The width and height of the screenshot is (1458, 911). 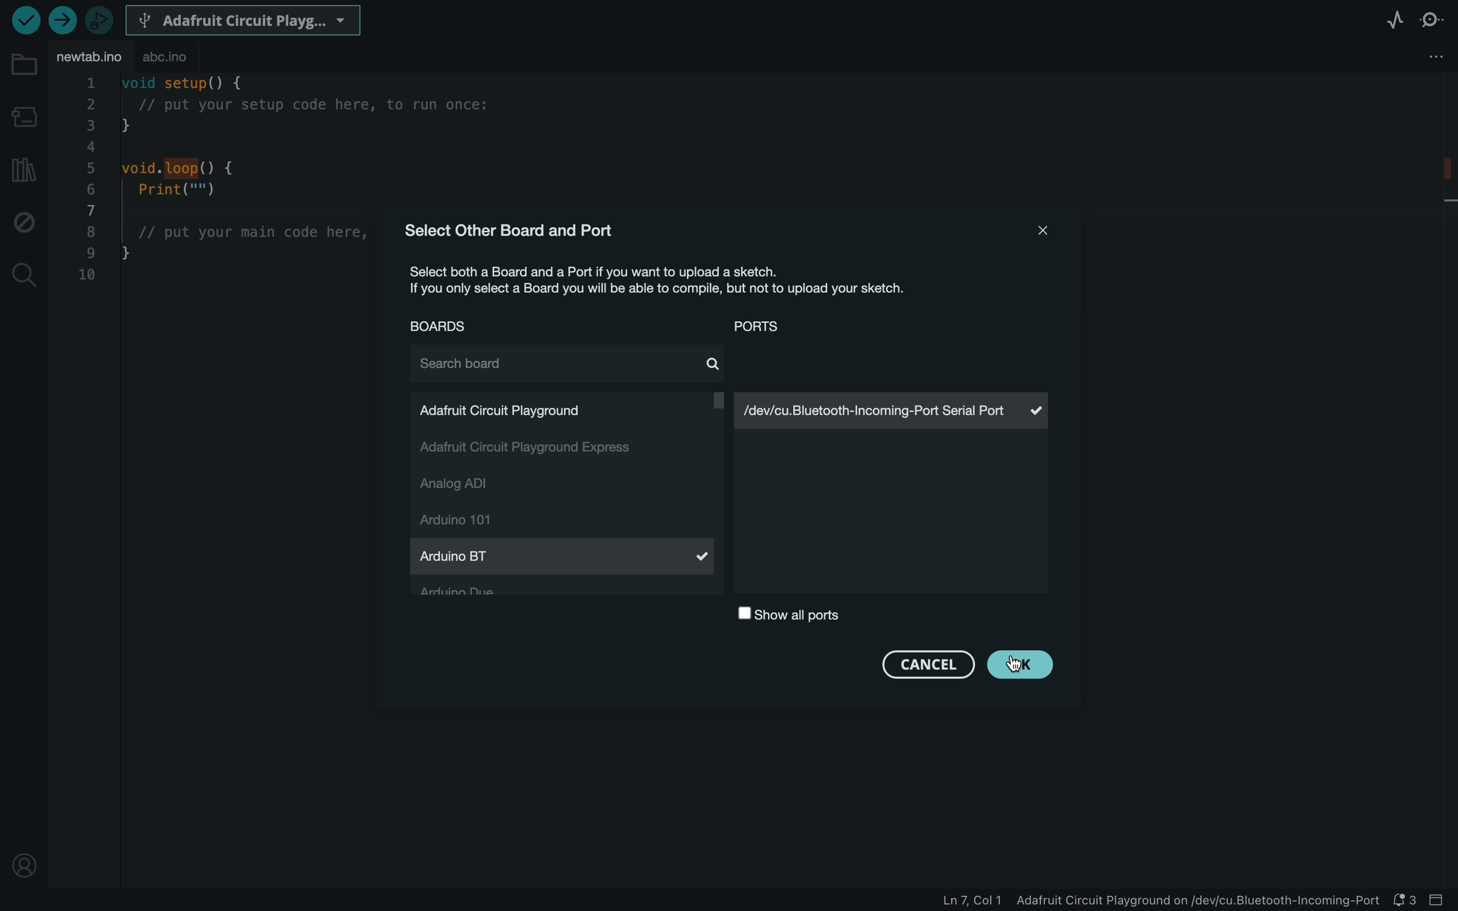 I want to click on debug, so click(x=23, y=219).